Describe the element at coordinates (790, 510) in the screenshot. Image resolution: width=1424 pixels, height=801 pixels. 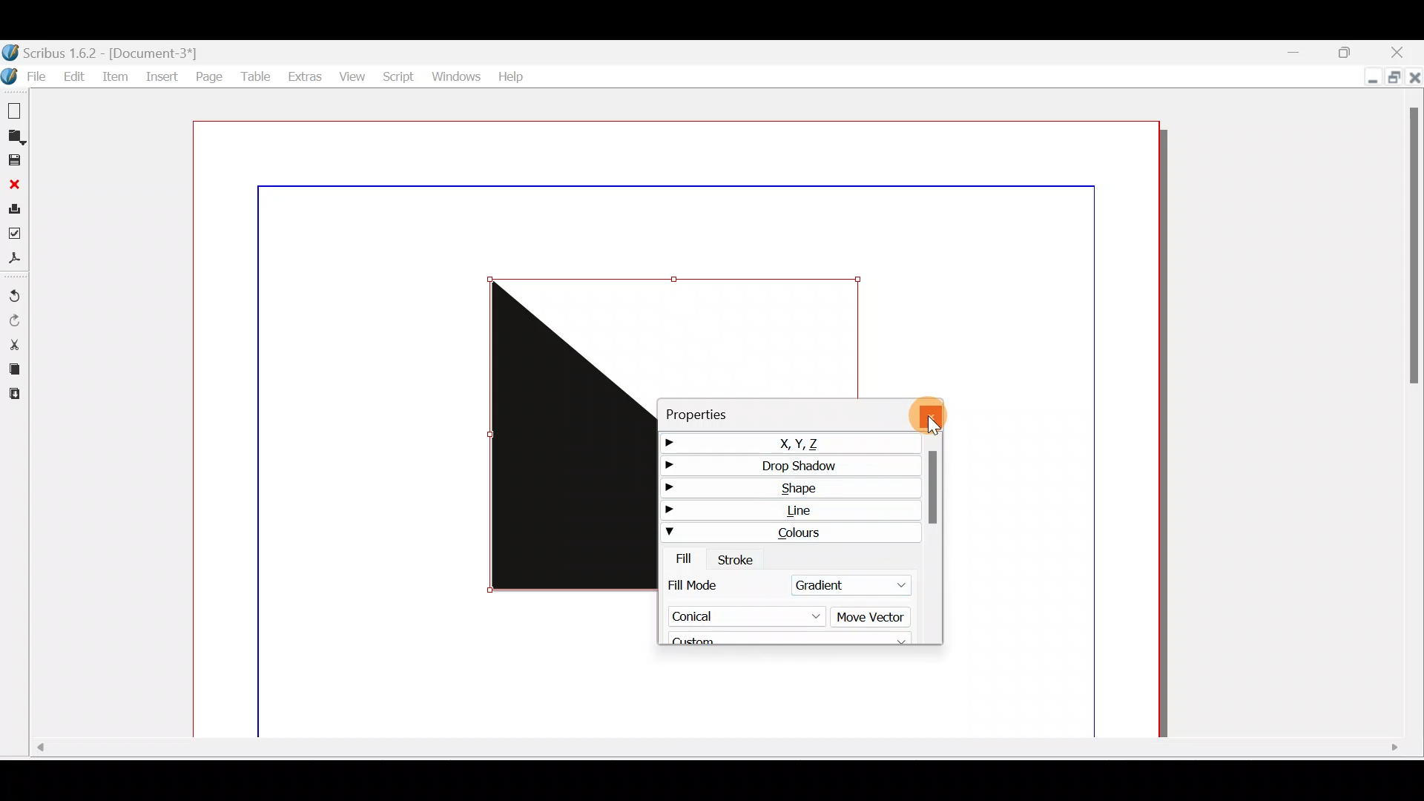
I see `Line` at that location.